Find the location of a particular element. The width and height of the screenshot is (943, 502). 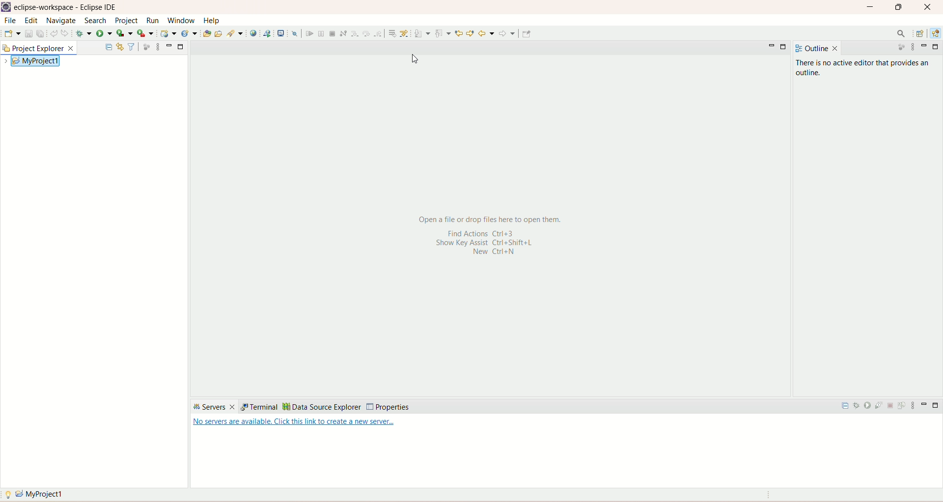

open task is located at coordinates (219, 33).